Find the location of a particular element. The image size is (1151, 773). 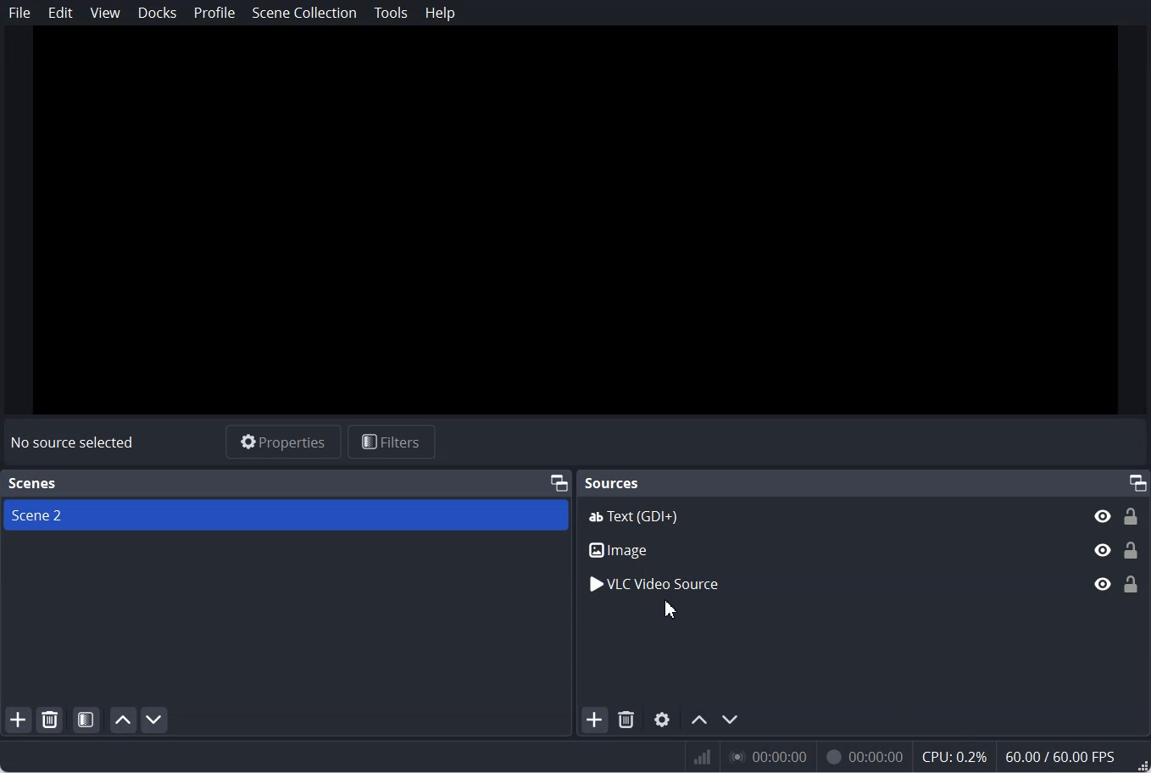

Maximize is located at coordinates (1137, 481).